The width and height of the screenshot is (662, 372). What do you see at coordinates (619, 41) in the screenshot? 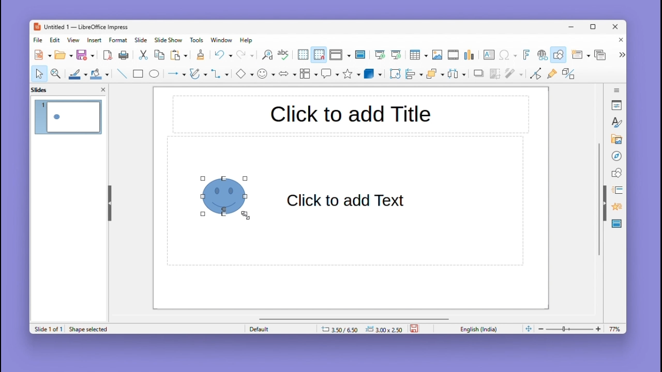
I see `Close` at bounding box center [619, 41].